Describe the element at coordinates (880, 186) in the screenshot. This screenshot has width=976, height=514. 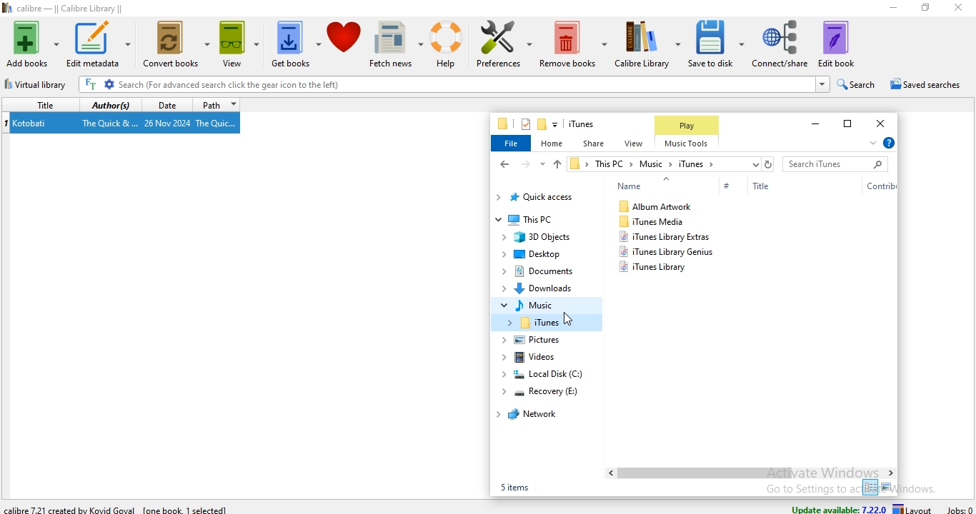
I see `Contribution` at that location.